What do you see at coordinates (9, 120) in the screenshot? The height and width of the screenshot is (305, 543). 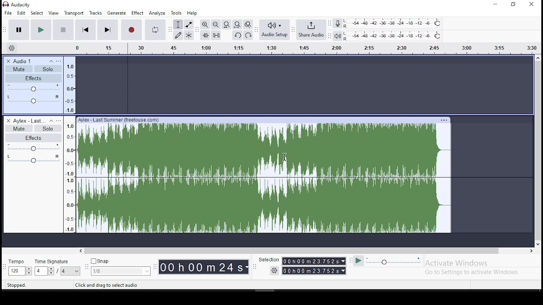 I see `delete track` at bounding box center [9, 120].